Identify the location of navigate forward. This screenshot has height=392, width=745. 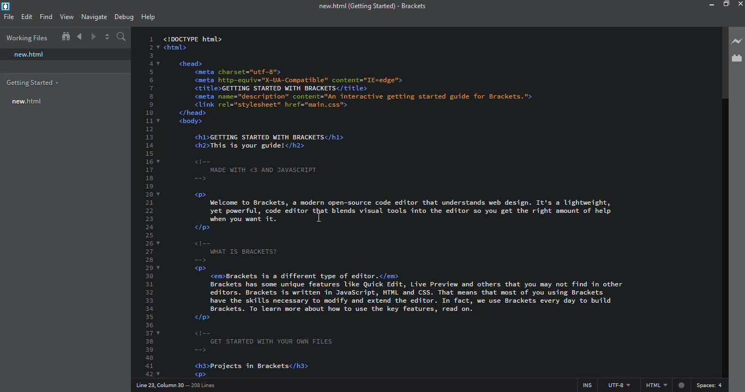
(94, 36).